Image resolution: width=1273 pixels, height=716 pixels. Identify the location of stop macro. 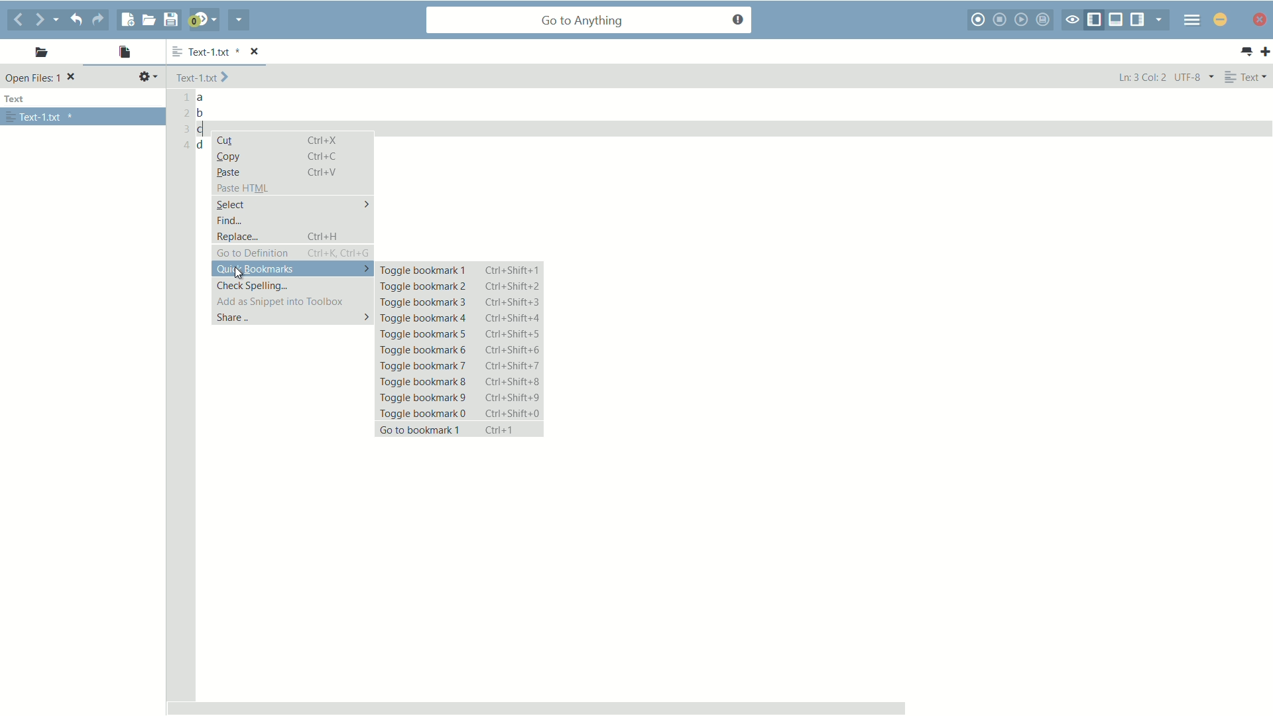
(1002, 19).